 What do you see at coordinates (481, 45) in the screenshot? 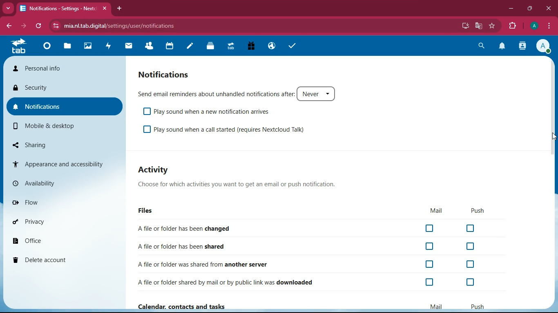
I see `search` at bounding box center [481, 45].